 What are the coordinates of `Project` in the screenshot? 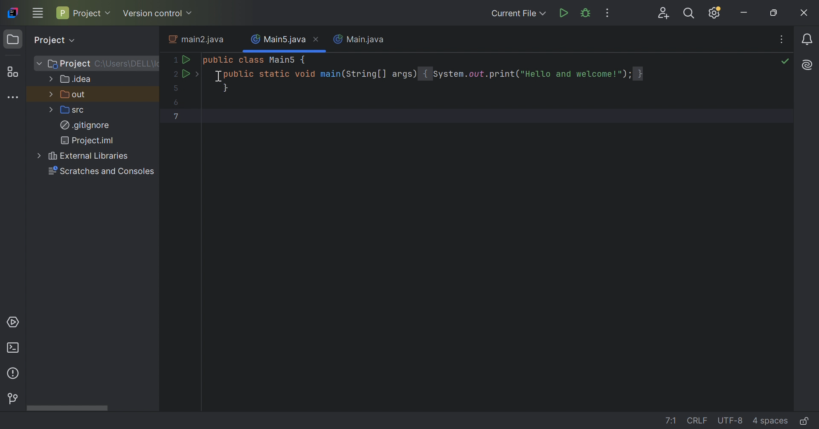 It's located at (69, 64).